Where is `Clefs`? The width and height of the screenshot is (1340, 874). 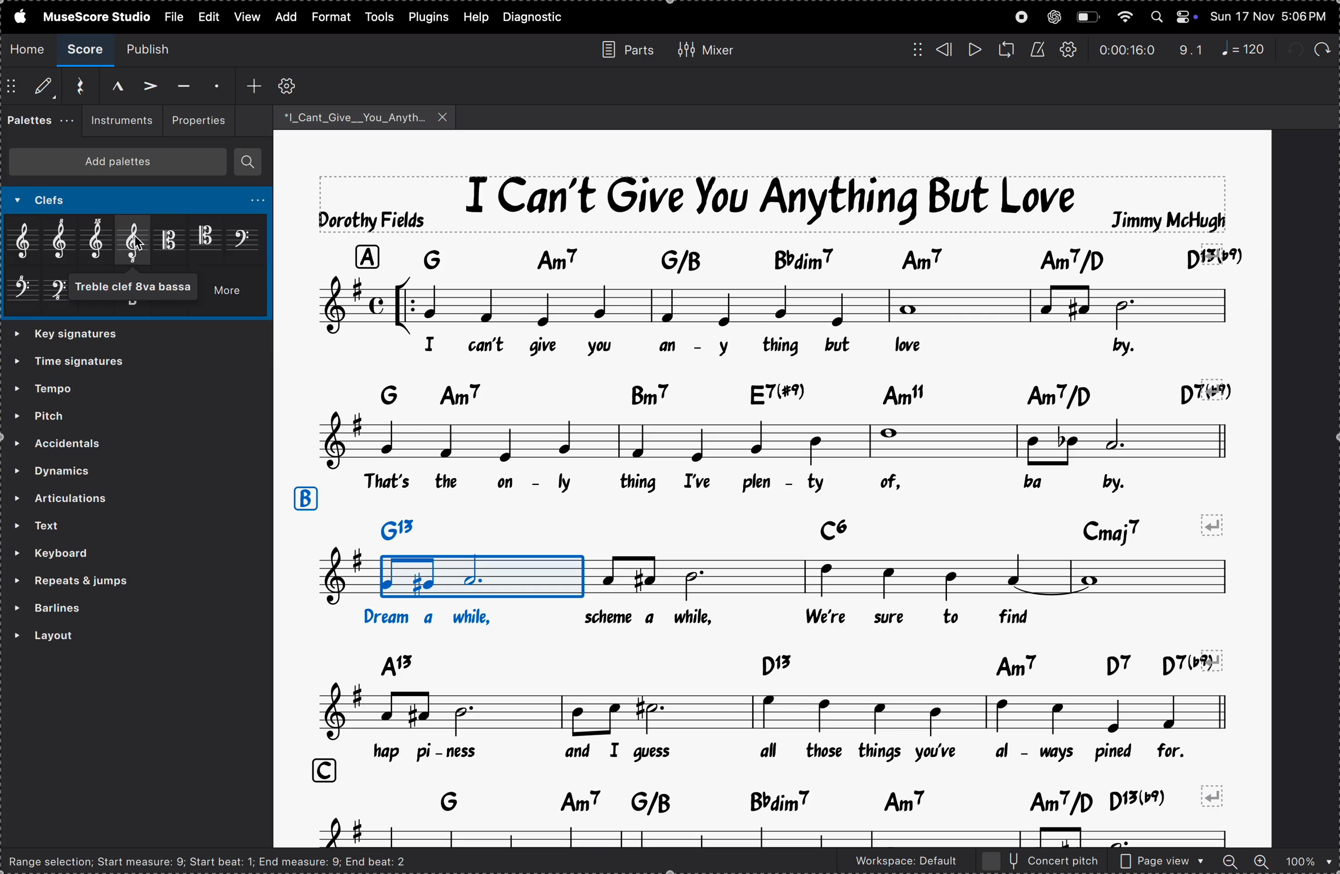
Clefs is located at coordinates (87, 202).